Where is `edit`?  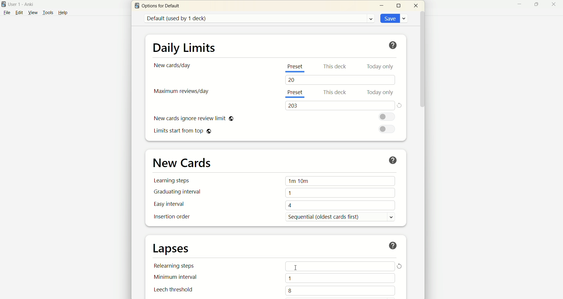 edit is located at coordinates (19, 12).